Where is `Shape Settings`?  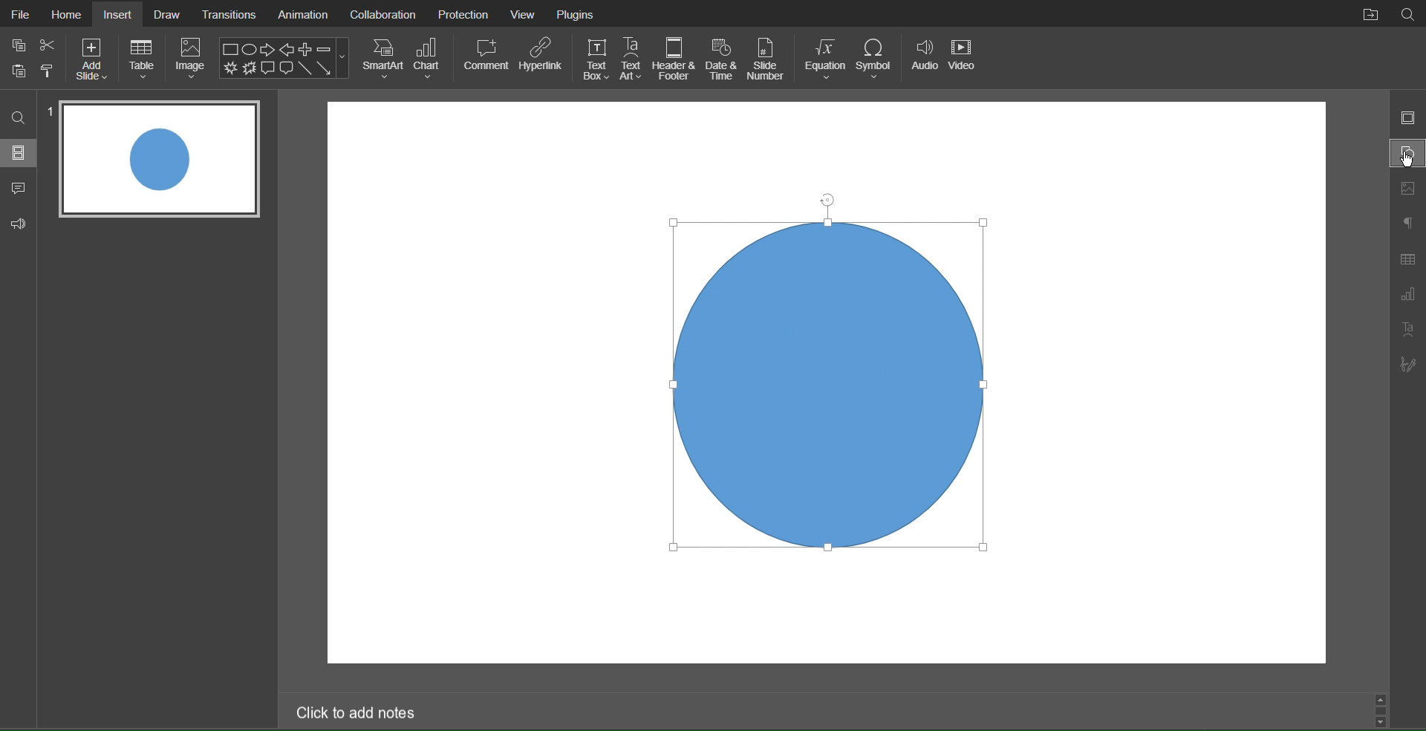
Shape Settings is located at coordinates (1407, 154).